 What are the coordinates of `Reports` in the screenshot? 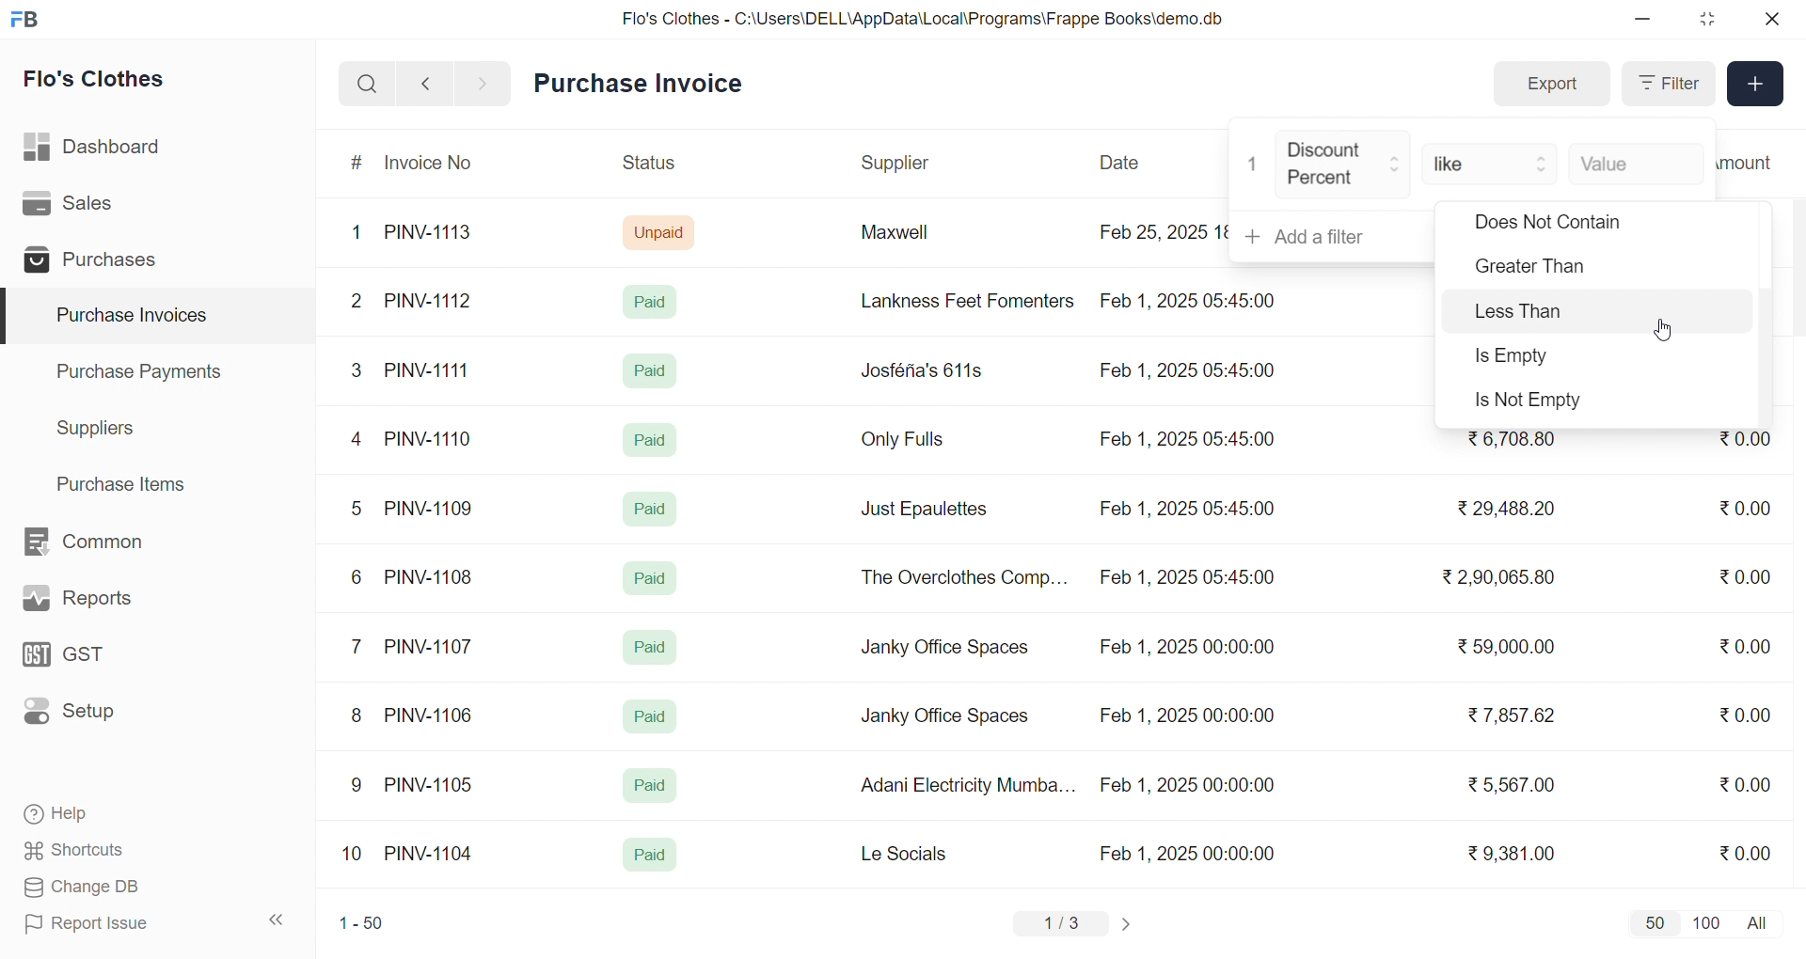 It's located at (100, 603).